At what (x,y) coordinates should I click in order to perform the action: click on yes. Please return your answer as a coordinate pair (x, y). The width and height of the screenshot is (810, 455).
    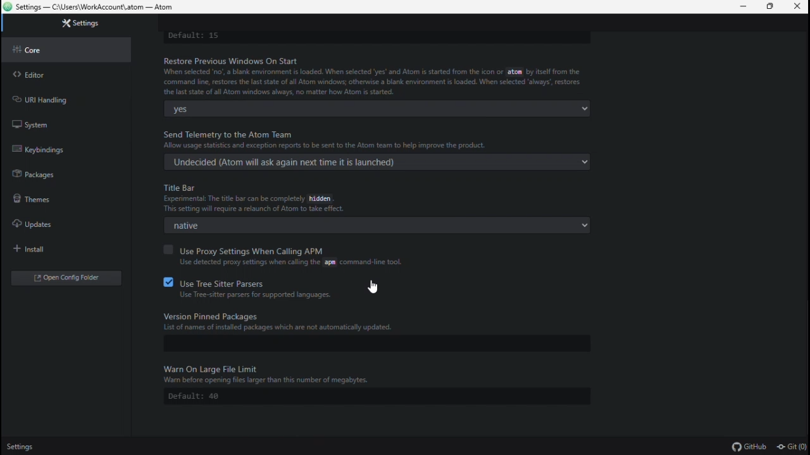
    Looking at the image, I should click on (374, 108).